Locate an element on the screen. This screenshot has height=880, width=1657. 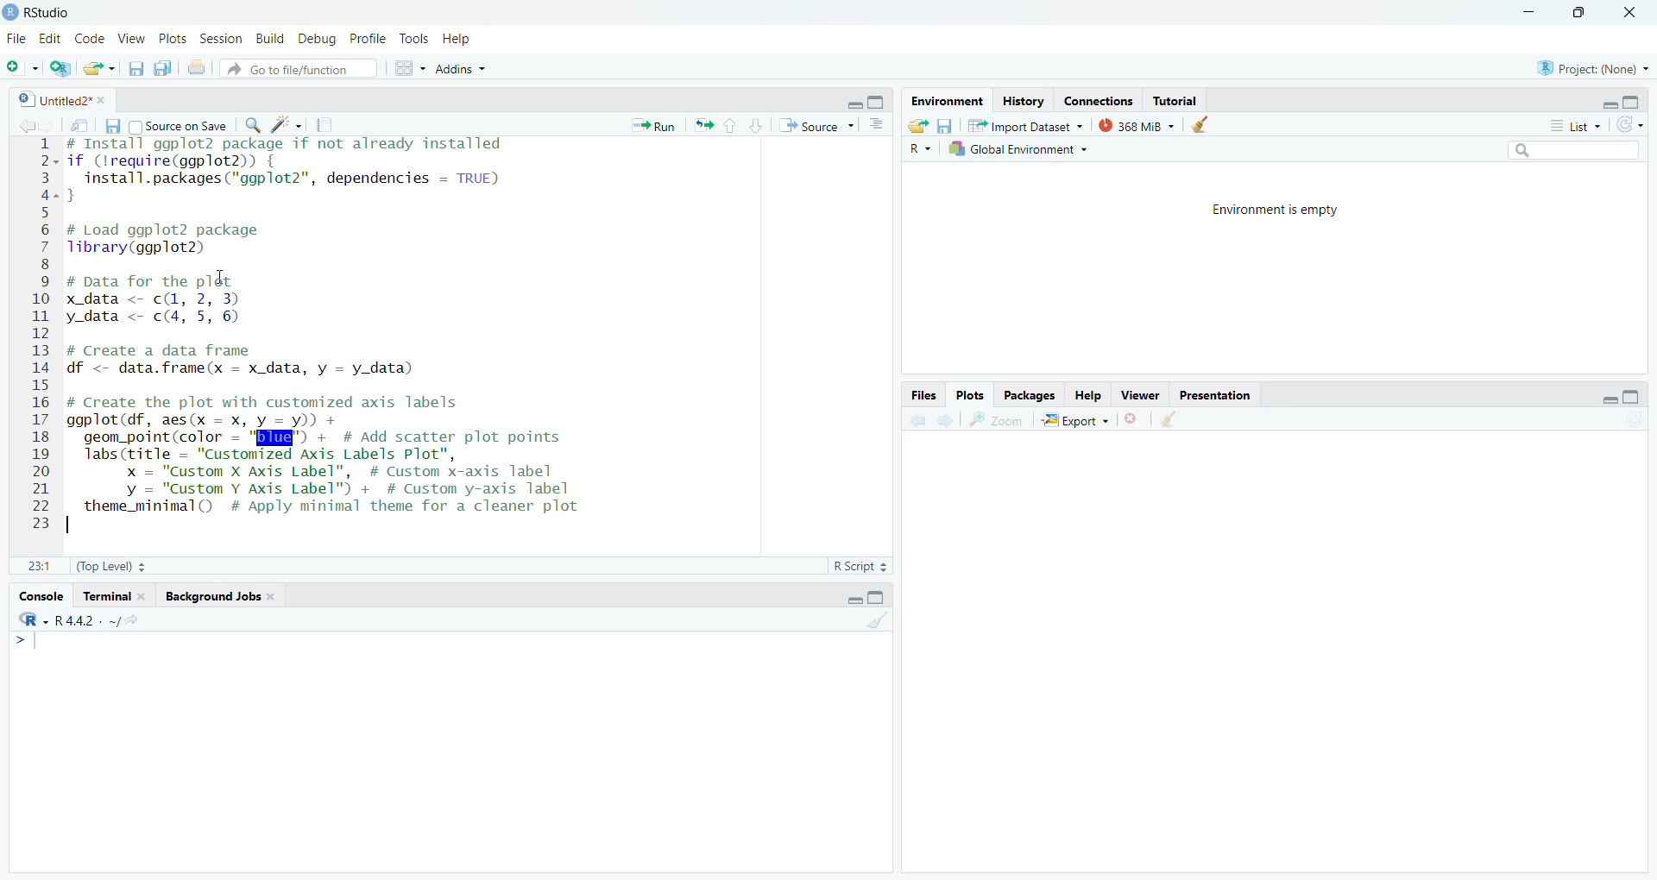
List - is located at coordinates (1572, 126).